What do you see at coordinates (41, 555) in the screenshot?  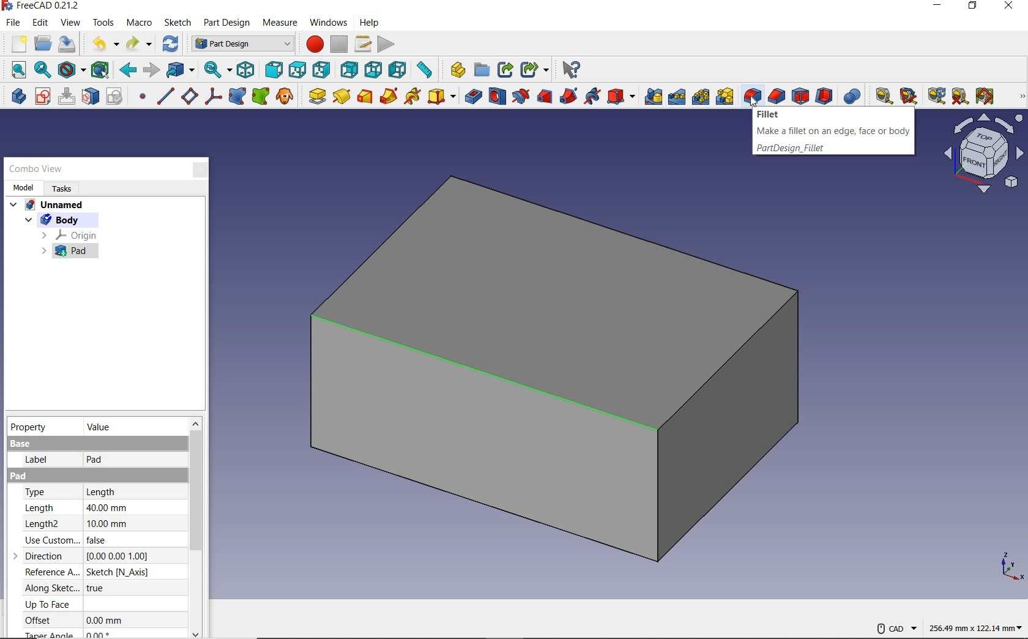 I see `direction` at bounding box center [41, 555].